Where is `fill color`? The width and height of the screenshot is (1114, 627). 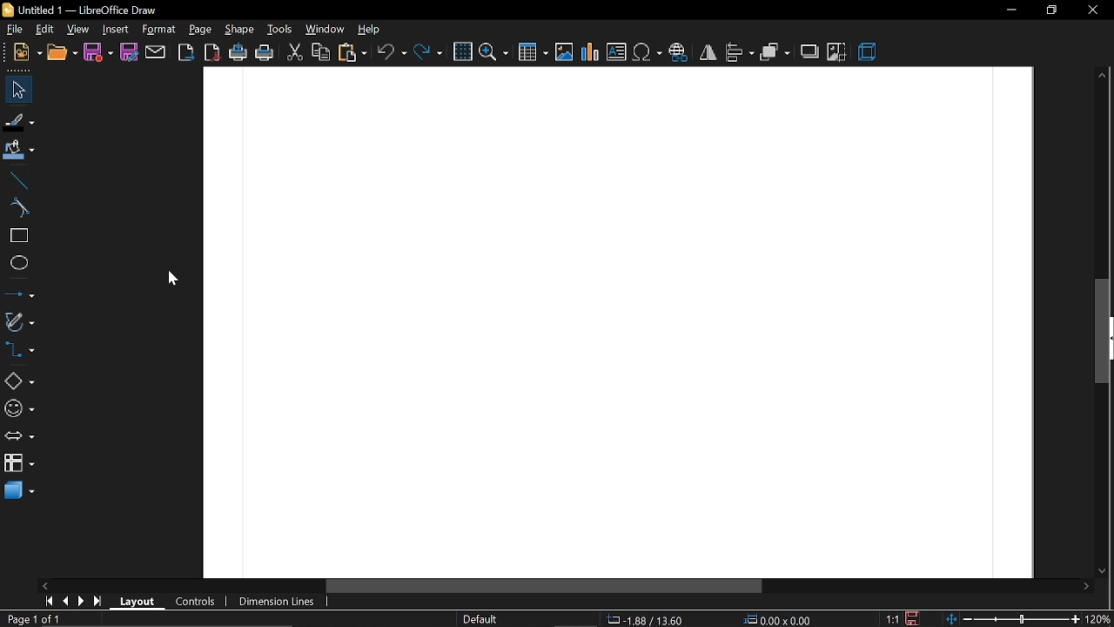
fill color is located at coordinates (17, 151).